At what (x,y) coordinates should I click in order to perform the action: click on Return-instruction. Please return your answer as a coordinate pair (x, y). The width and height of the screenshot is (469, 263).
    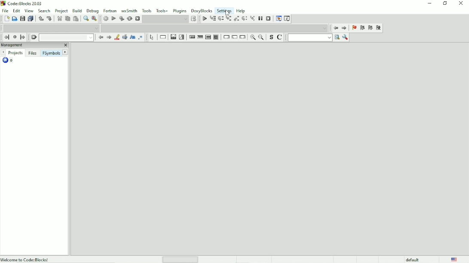
    Looking at the image, I should click on (243, 37).